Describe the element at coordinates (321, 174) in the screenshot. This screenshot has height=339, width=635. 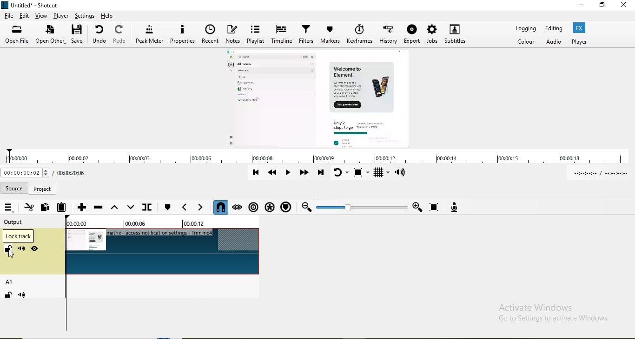
I see `Skip to the next point ` at that location.